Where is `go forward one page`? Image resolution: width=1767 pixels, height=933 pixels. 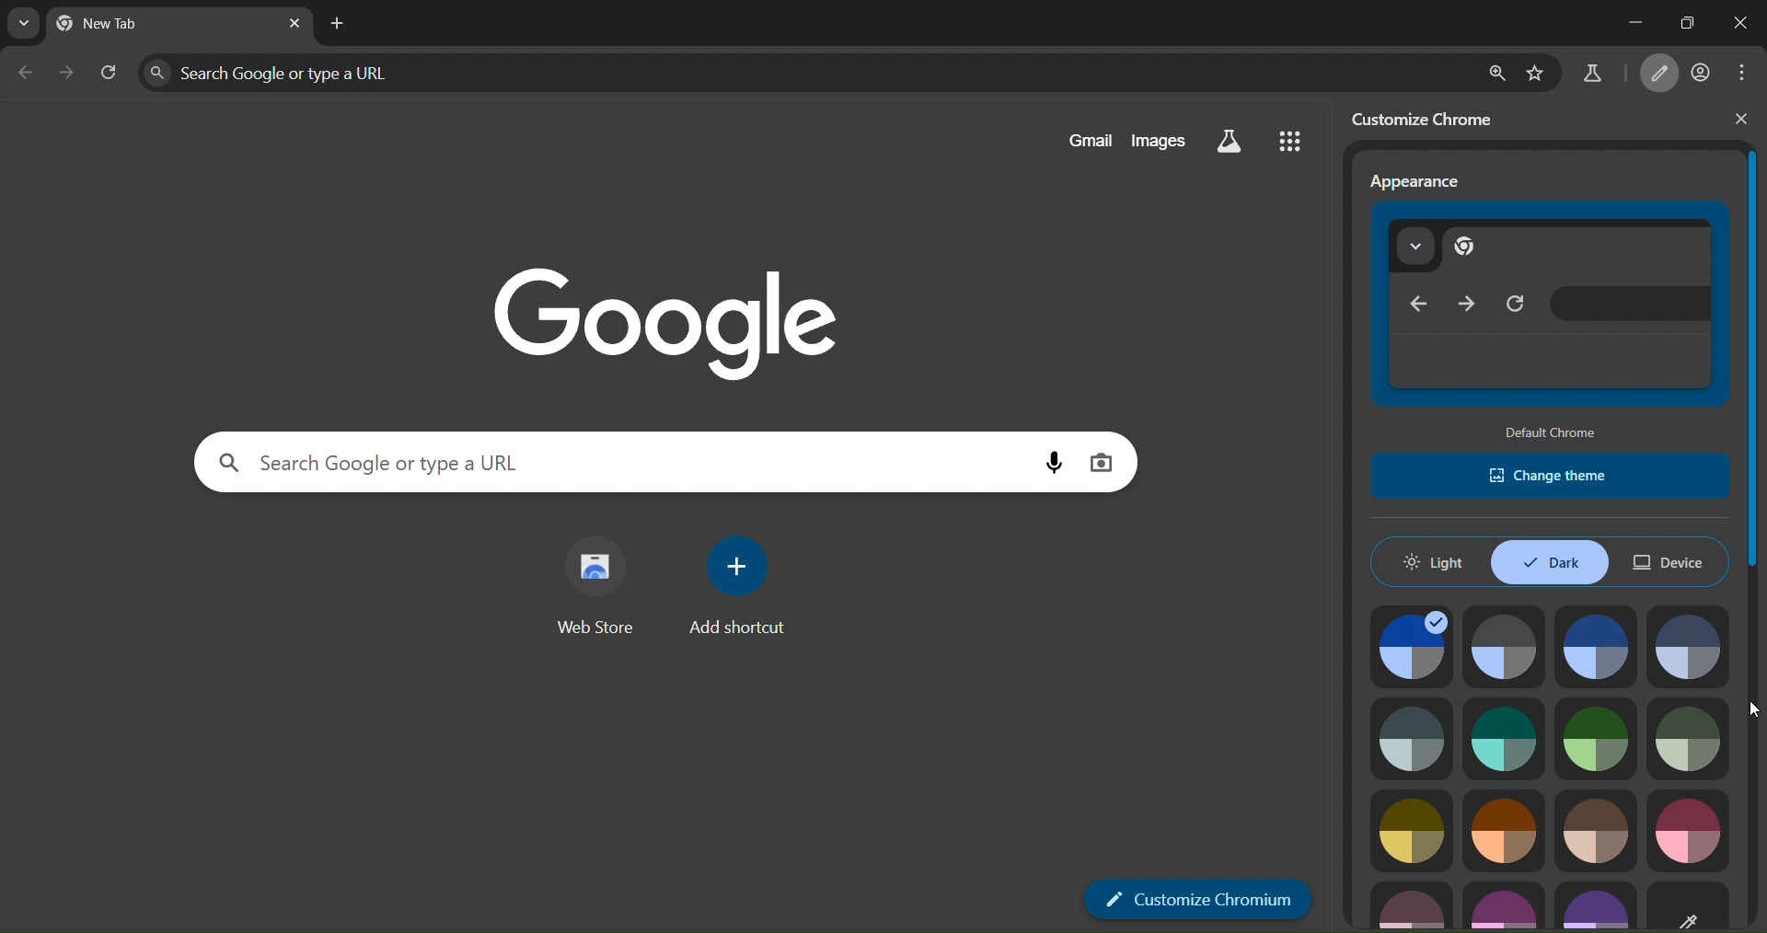
go forward one page is located at coordinates (68, 75).